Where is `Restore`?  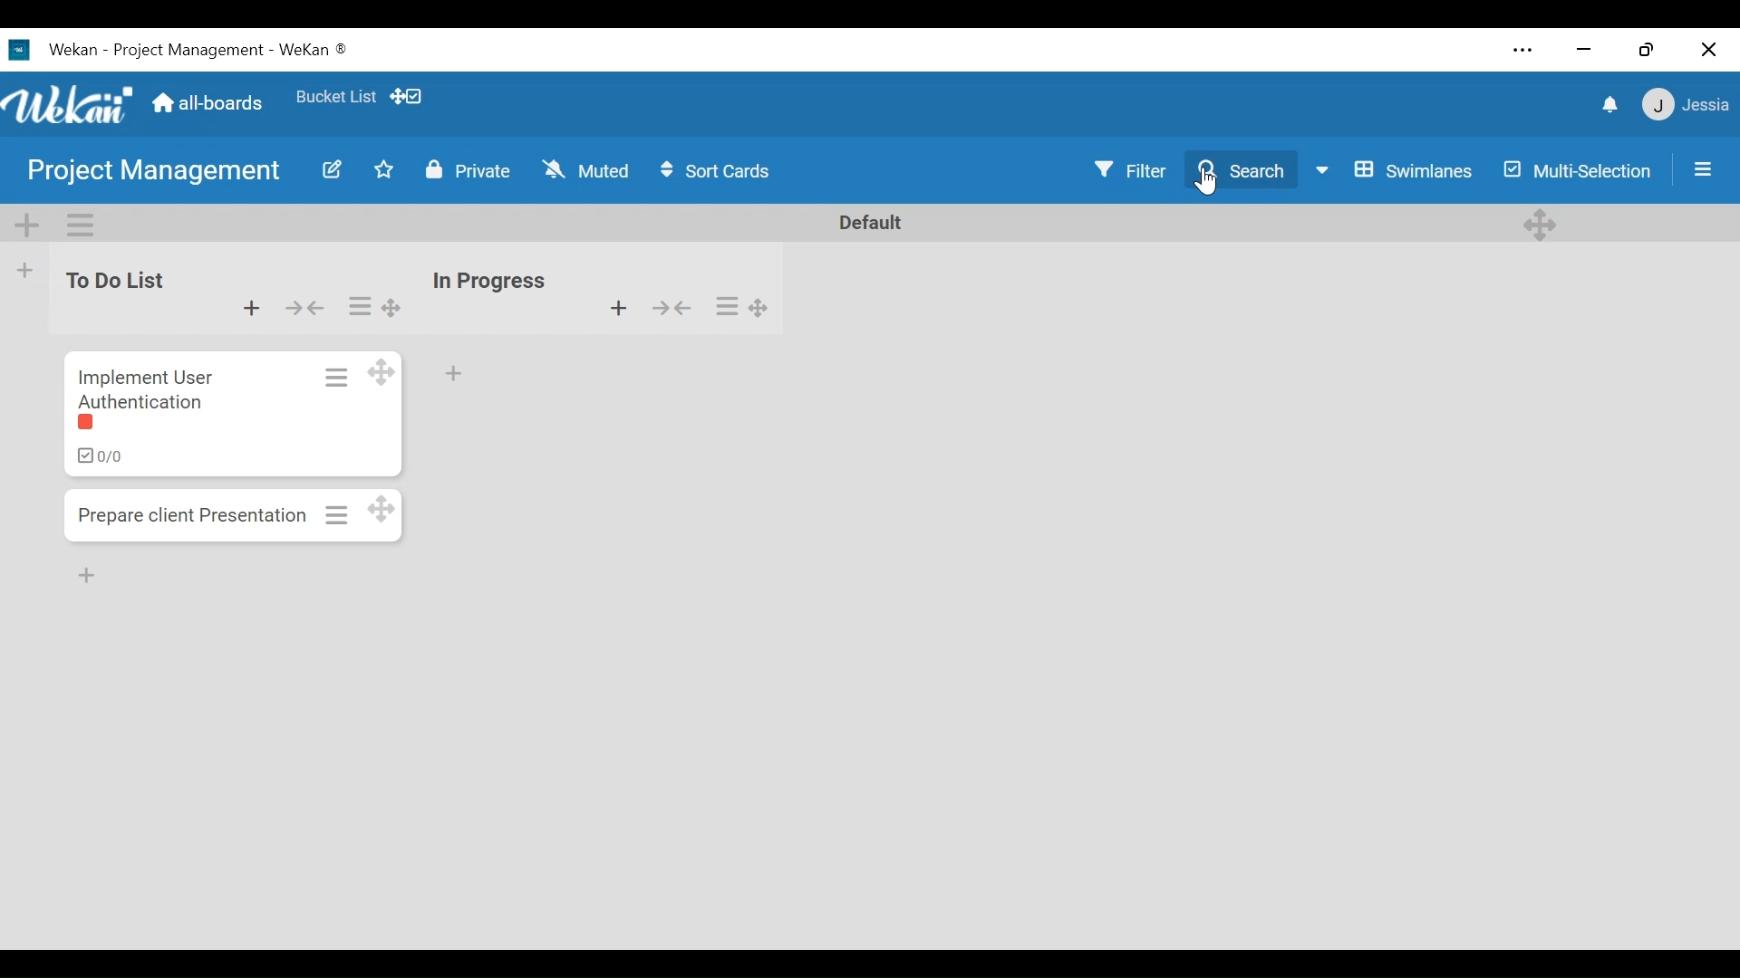 Restore is located at coordinates (1645, 51).